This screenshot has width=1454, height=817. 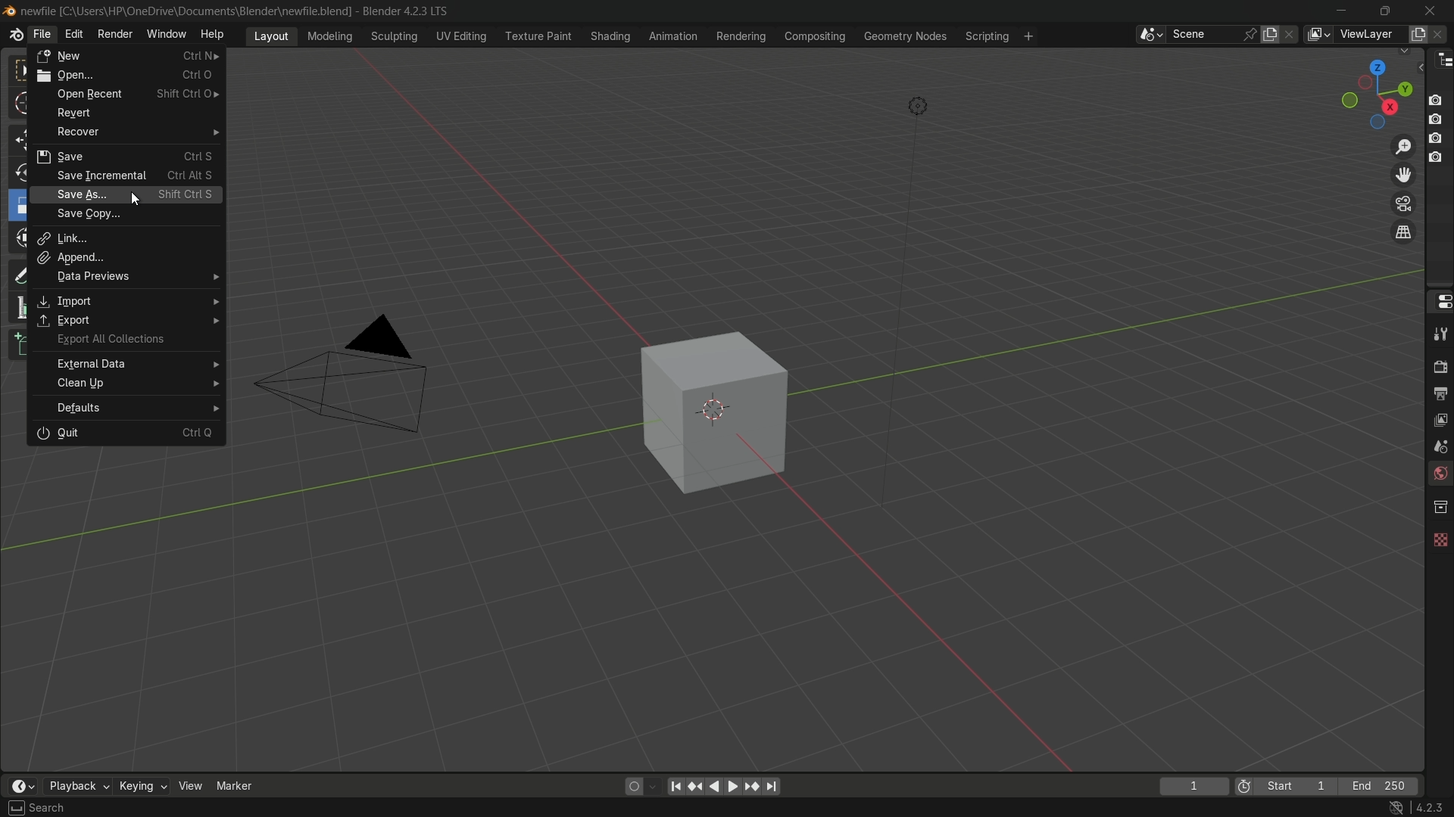 I want to click on link, so click(x=124, y=237).